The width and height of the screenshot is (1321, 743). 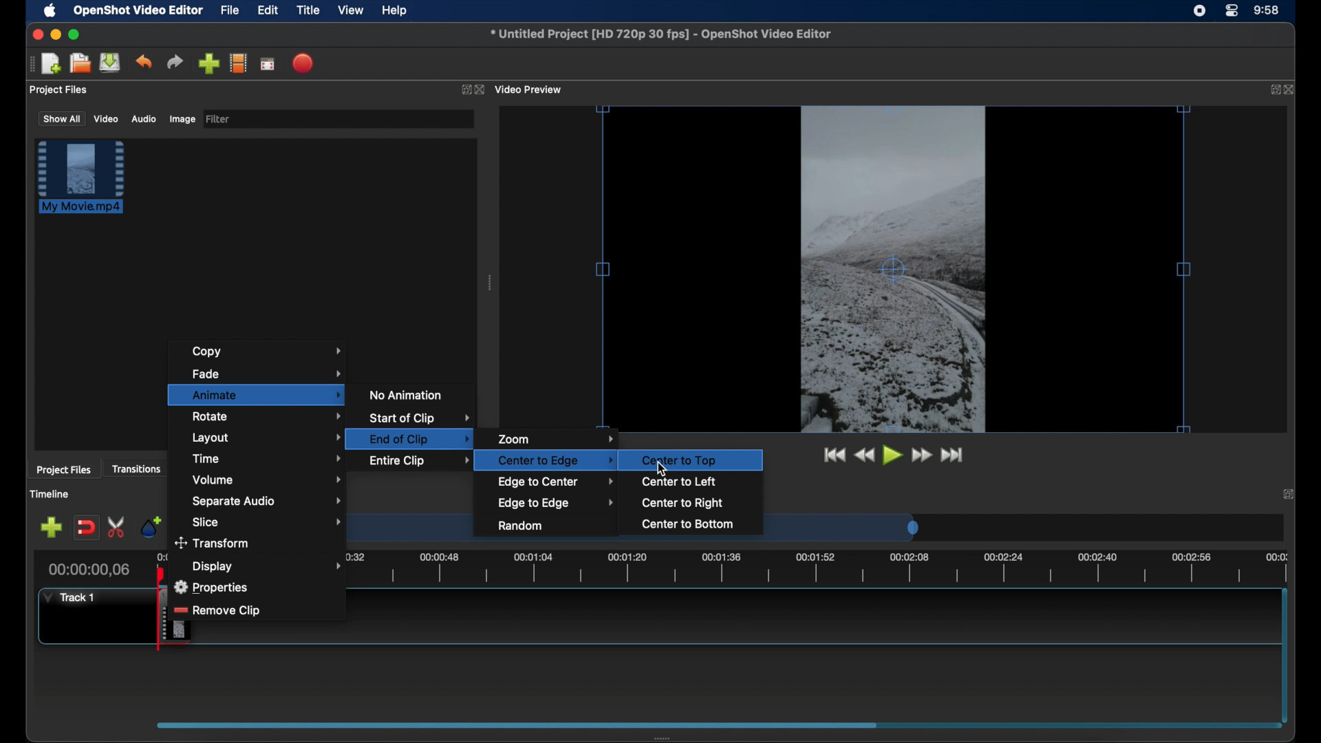 What do you see at coordinates (89, 570) in the screenshot?
I see `current time indicator` at bounding box center [89, 570].